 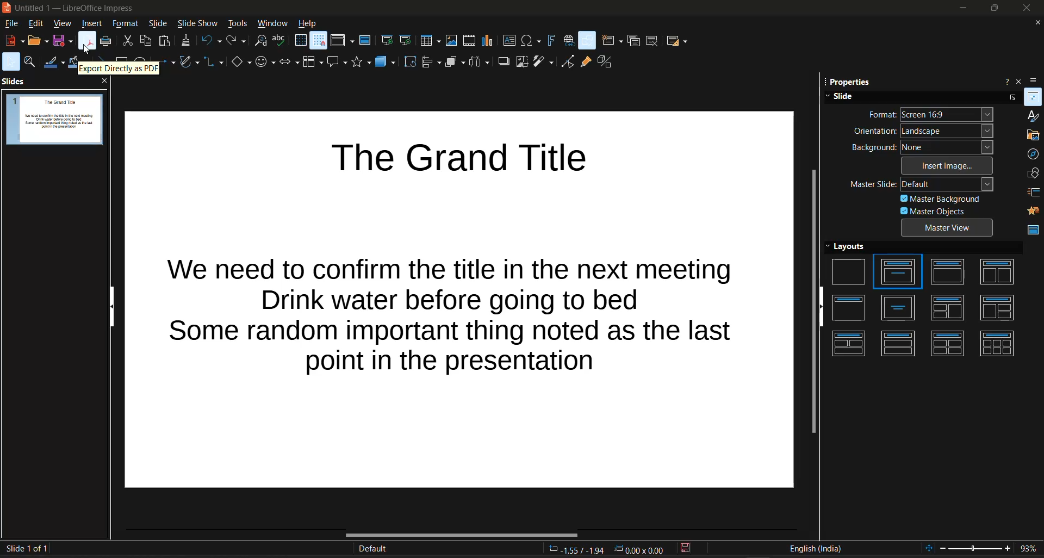 I want to click on callout shapes, so click(x=337, y=63).